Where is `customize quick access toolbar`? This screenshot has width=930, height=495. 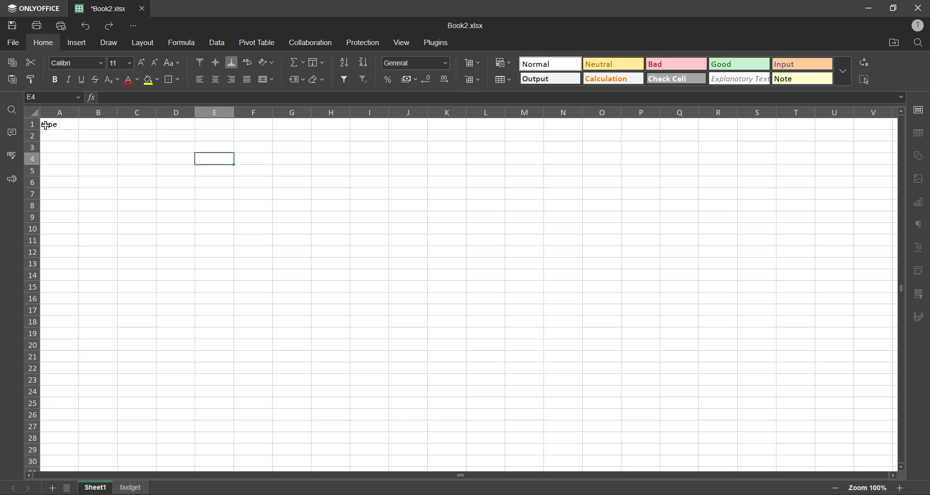
customize quick access toolbar is located at coordinates (133, 27).